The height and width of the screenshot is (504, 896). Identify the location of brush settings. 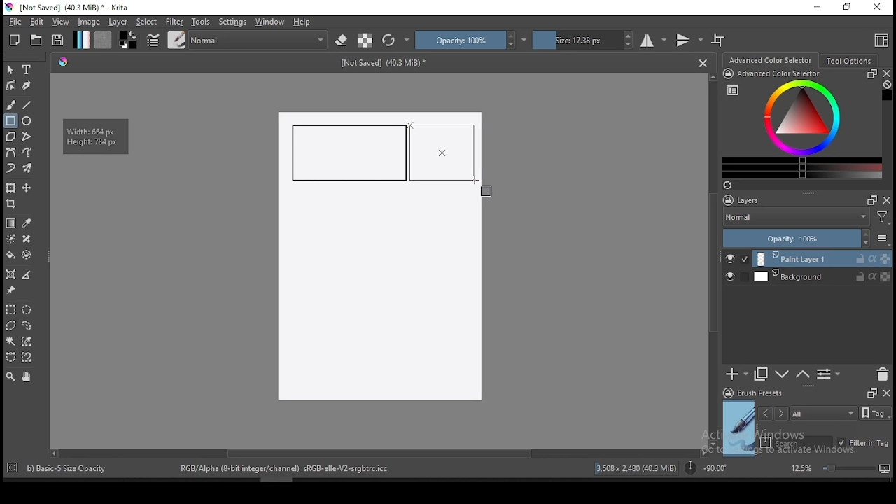
(152, 40).